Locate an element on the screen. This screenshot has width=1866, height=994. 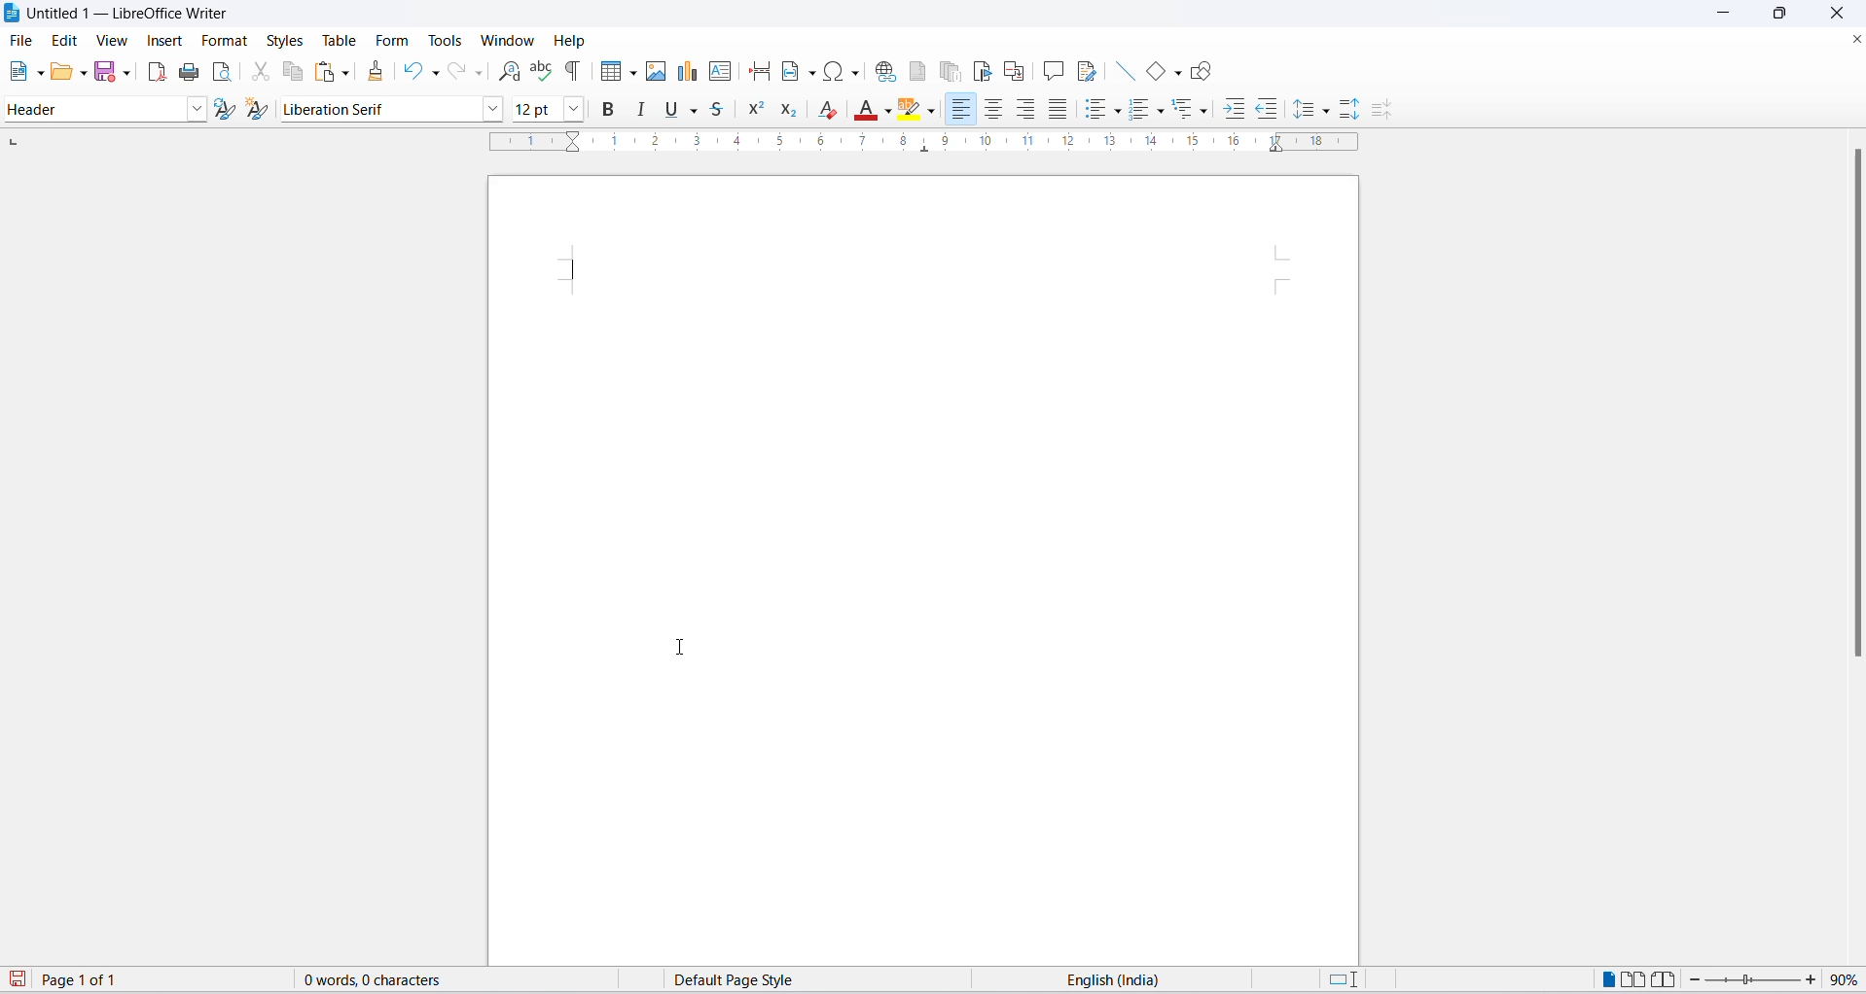
insert bookmark is located at coordinates (981, 68).